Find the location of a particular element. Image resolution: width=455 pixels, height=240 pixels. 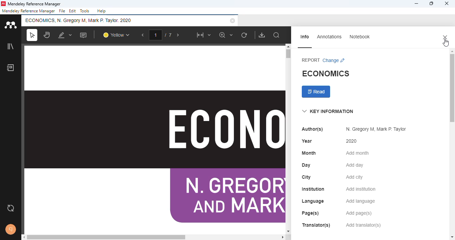

N. Gregory M, Mark P. Taylor is located at coordinates (376, 129).